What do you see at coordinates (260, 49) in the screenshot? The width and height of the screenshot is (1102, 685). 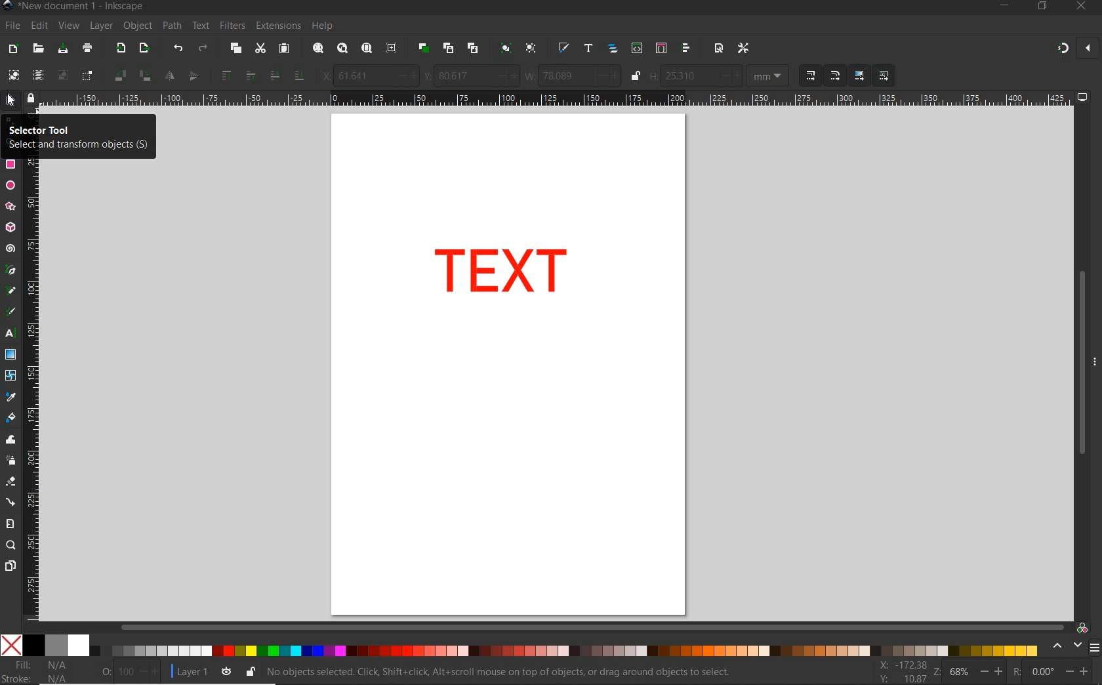 I see `cut` at bounding box center [260, 49].